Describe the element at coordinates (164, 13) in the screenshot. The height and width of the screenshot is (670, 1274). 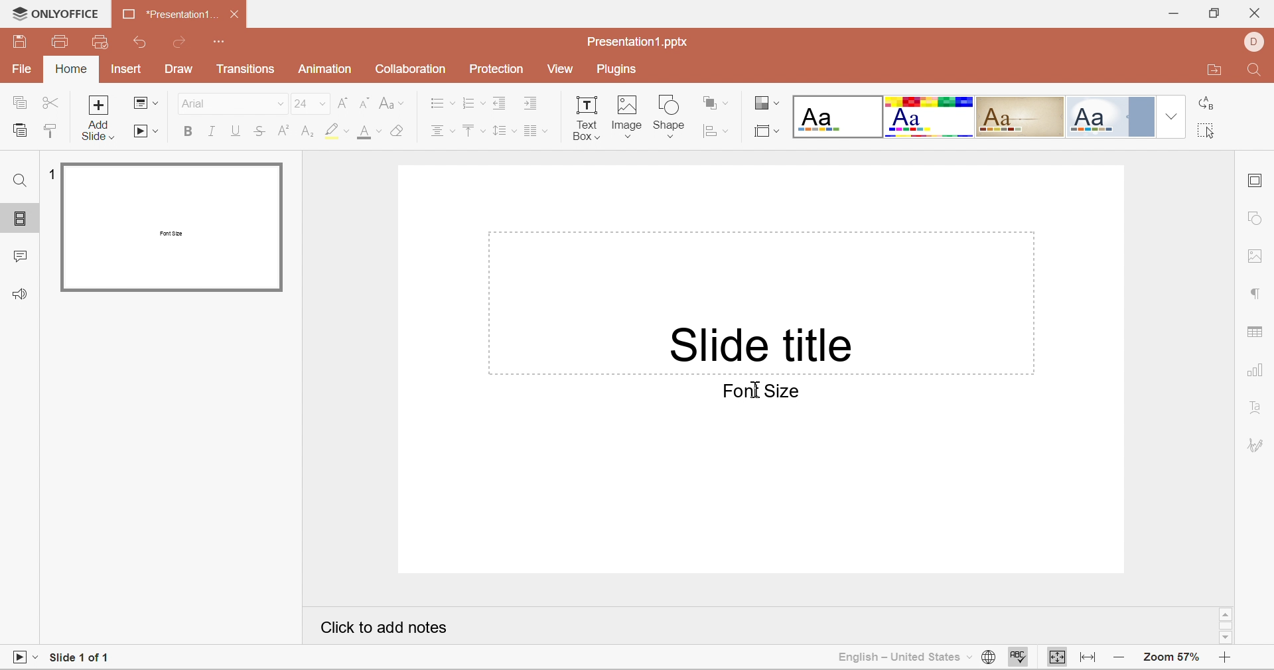
I see `*Presentation1` at that location.